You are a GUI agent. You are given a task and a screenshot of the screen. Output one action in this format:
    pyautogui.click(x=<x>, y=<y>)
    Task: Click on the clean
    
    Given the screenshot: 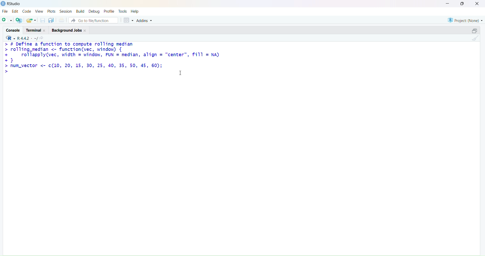 What is the action you would take?
    pyautogui.click(x=475, y=38)
    